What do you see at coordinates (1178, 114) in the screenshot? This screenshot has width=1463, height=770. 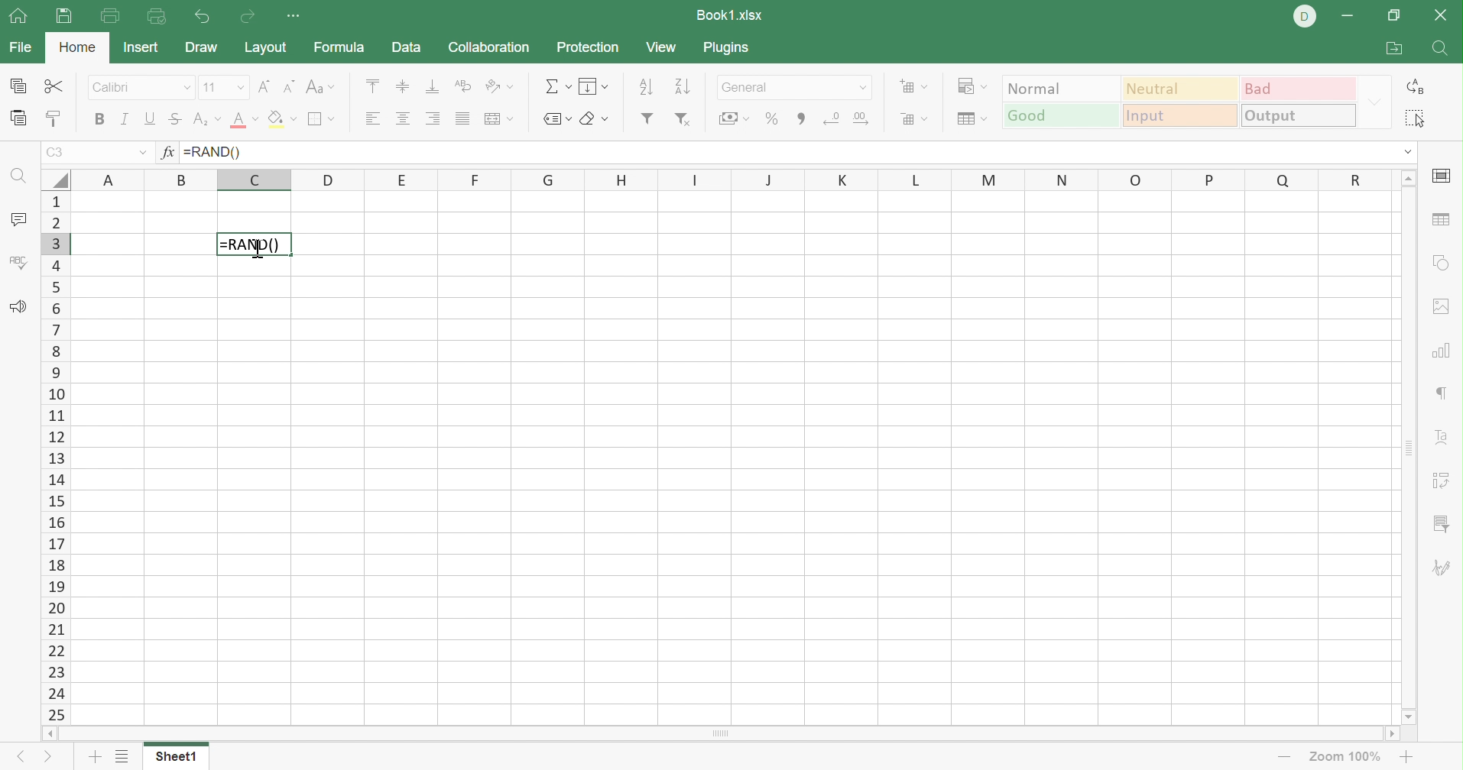 I see `Input` at bounding box center [1178, 114].